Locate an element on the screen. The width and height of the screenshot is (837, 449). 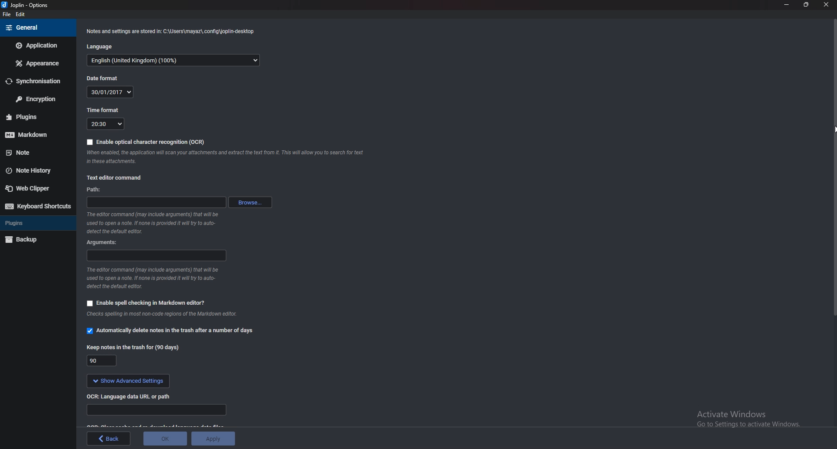
Enable O C R is located at coordinates (145, 142).